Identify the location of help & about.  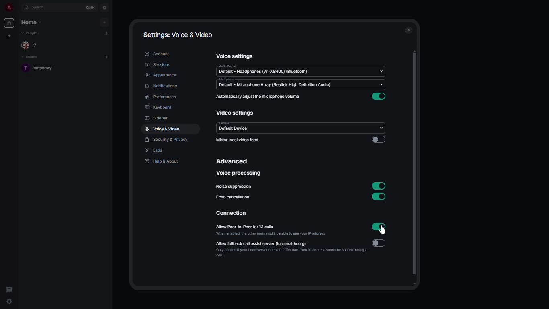
(162, 162).